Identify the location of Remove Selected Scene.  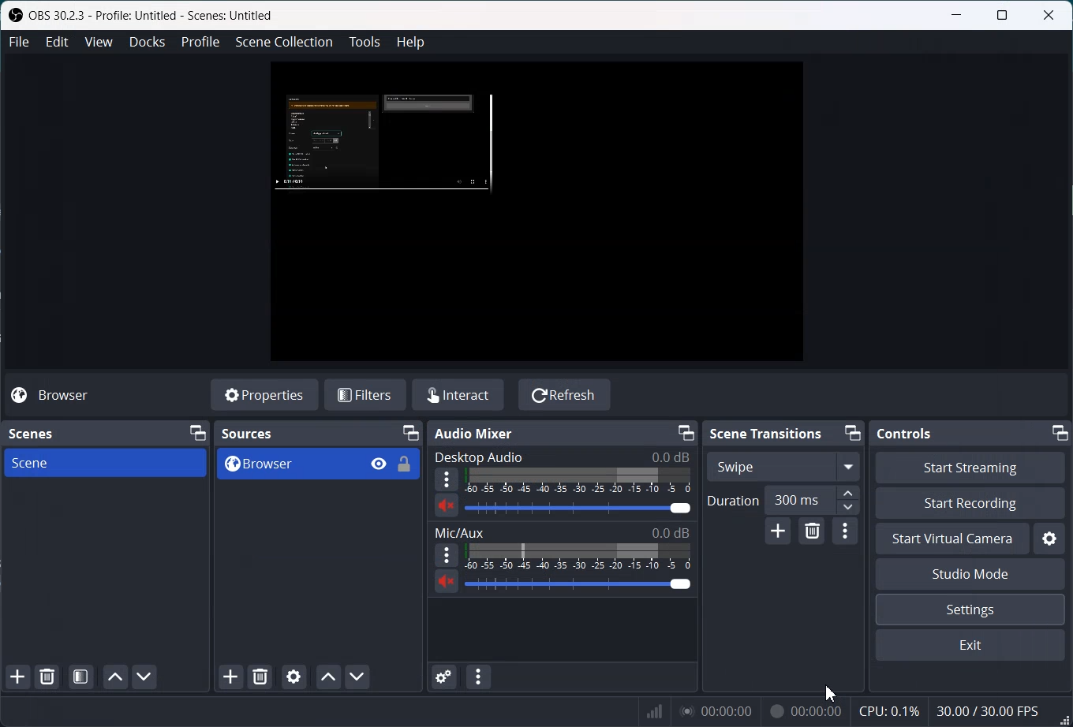
(47, 677).